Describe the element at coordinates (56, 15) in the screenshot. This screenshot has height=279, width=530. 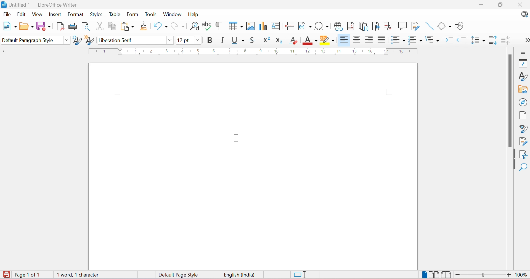
I see `Insert` at that location.